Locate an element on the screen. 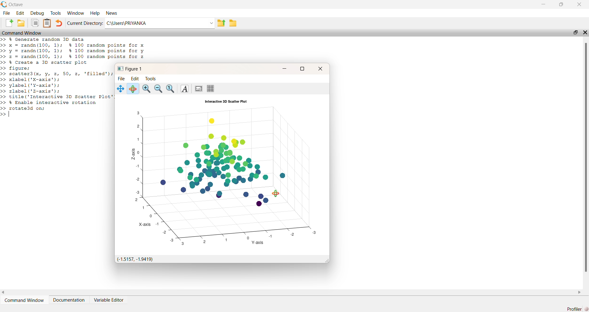 The height and width of the screenshot is (312, 589). Interactive 3D Scatter Plot is located at coordinates (226, 101).